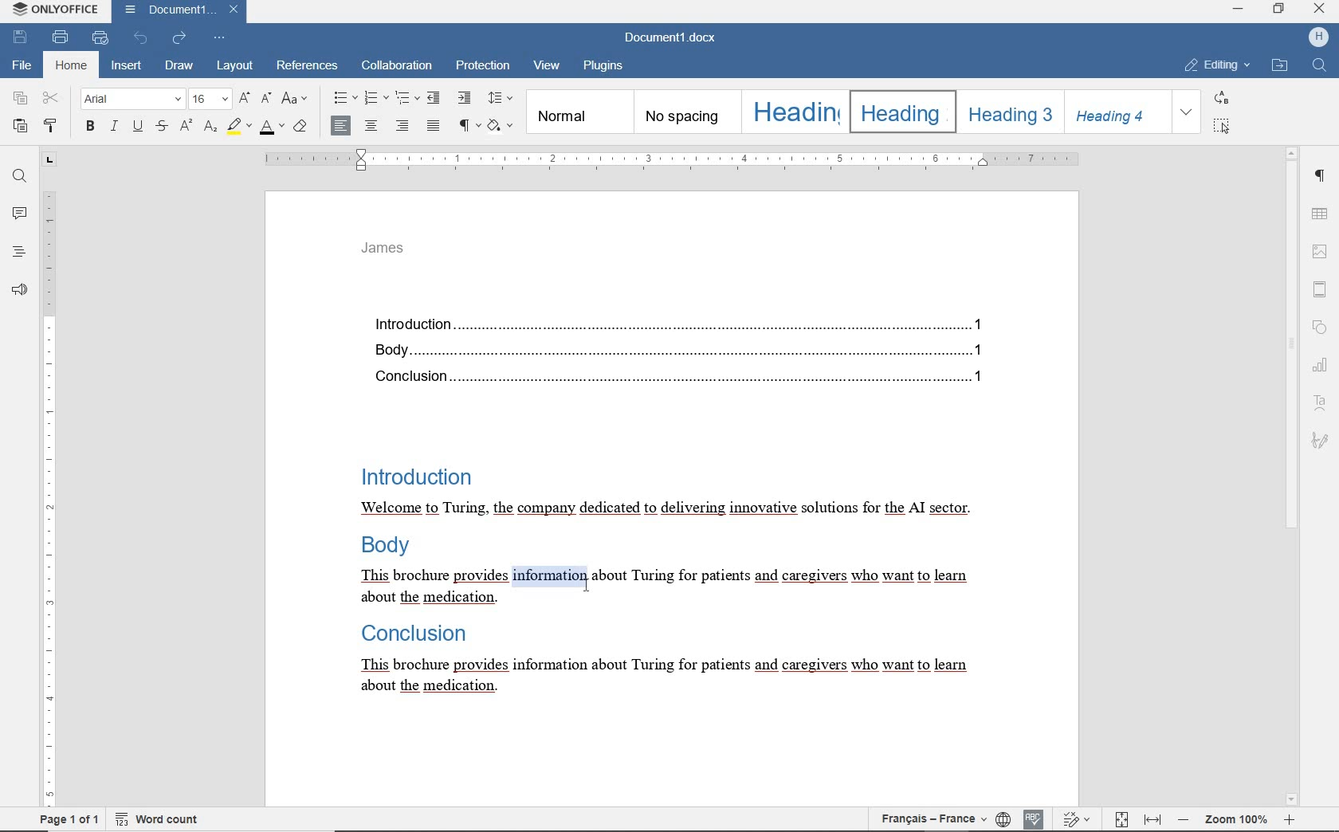 This screenshot has width=1339, height=832. What do you see at coordinates (210, 98) in the screenshot?
I see `FONT SIZE` at bounding box center [210, 98].